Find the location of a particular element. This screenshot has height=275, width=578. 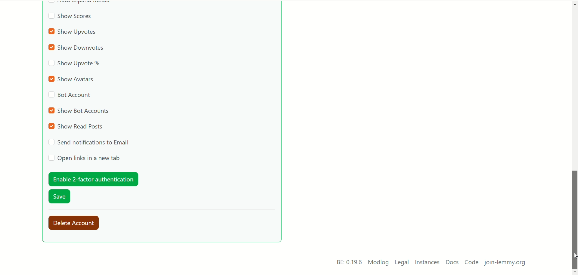

INSTANCES is located at coordinates (428, 263).